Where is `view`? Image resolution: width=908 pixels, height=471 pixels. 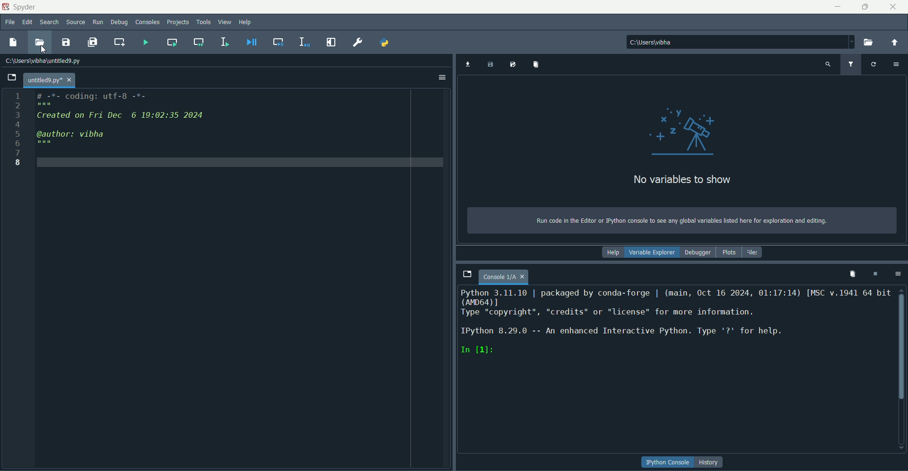 view is located at coordinates (226, 23).